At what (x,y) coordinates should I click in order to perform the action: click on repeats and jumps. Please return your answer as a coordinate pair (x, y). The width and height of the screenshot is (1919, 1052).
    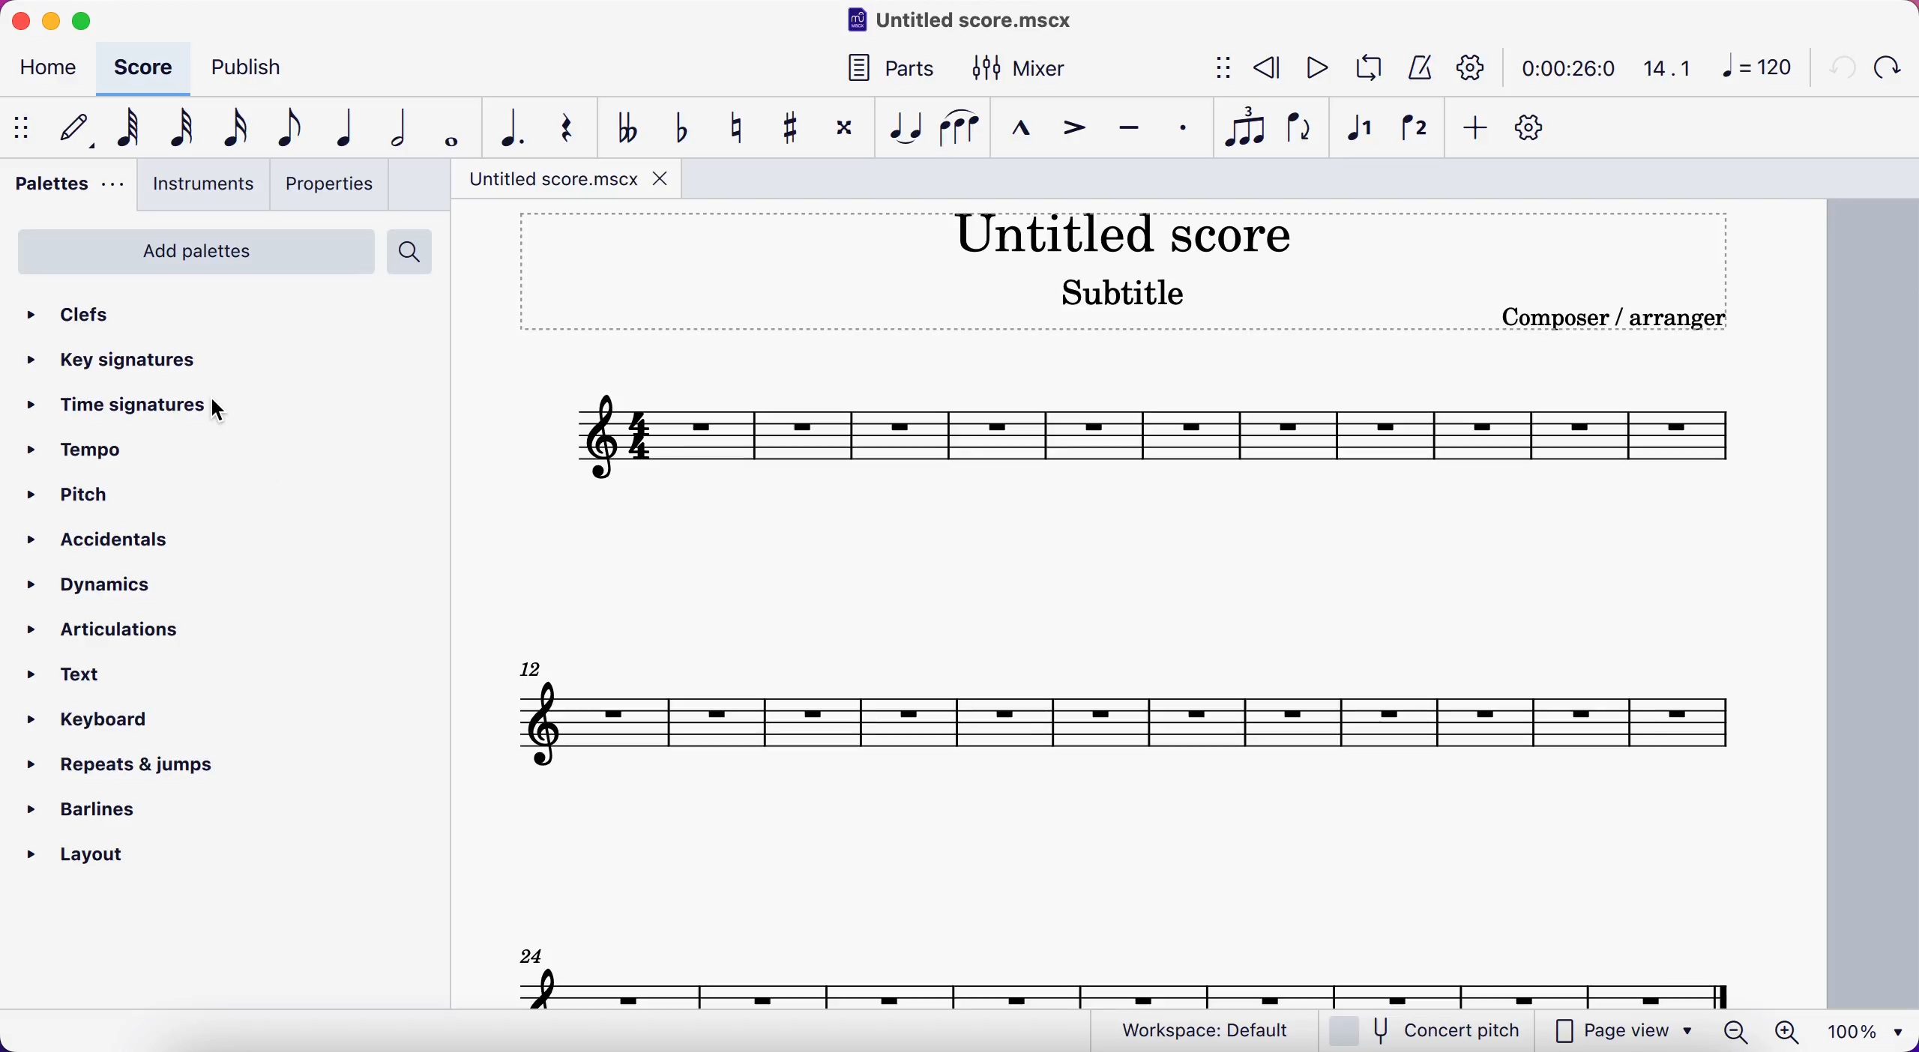
    Looking at the image, I should click on (115, 764).